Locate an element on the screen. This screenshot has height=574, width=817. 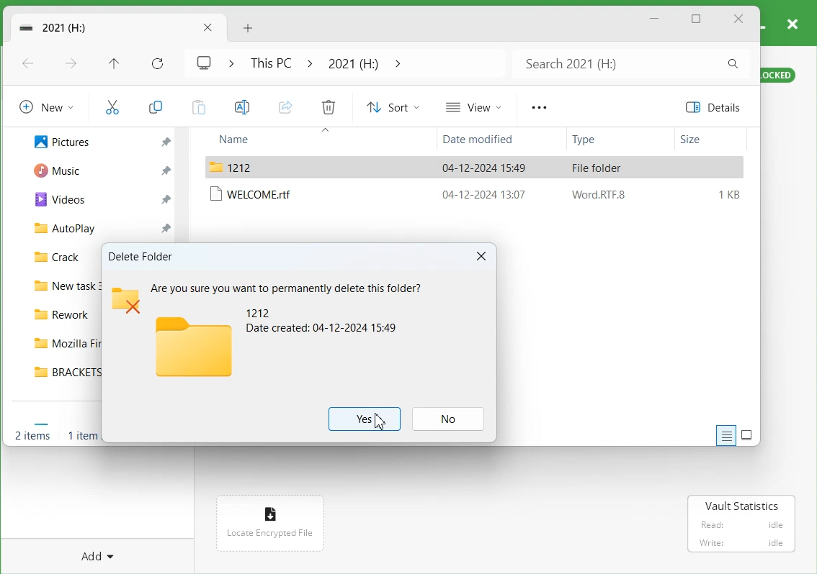
Videos is located at coordinates (59, 200).